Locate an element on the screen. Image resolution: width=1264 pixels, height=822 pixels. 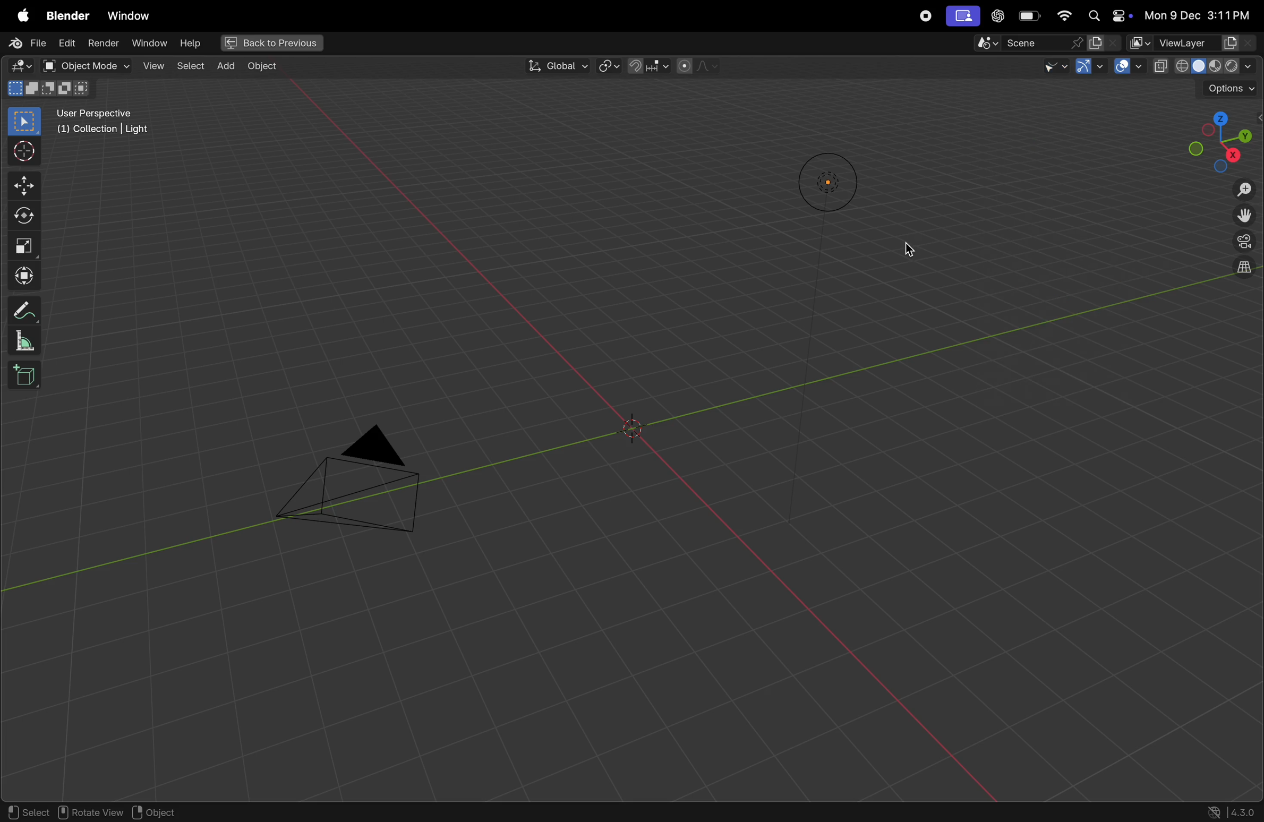
screen ui is located at coordinates (962, 16).